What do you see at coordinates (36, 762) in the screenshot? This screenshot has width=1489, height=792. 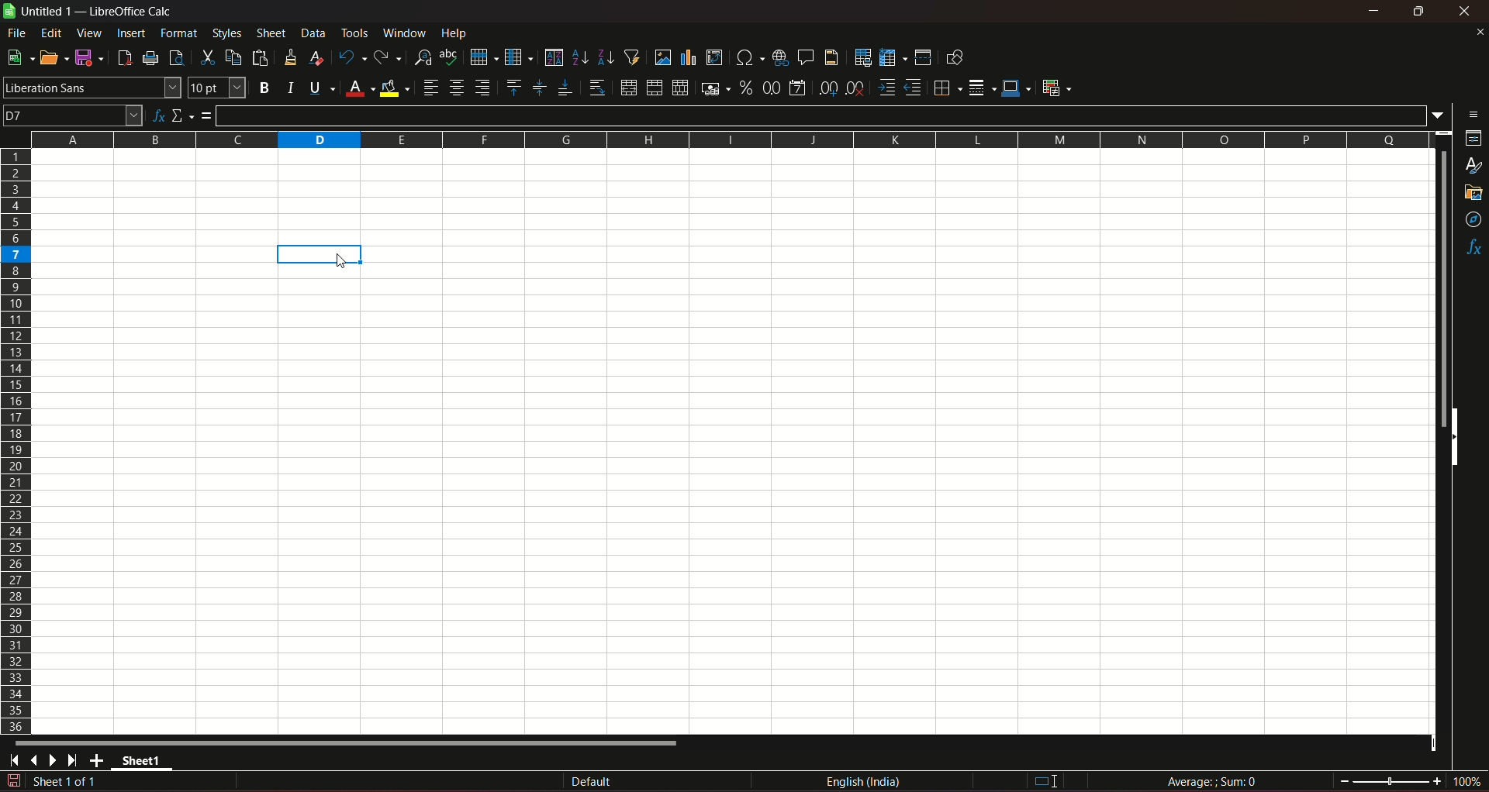 I see `scroll to previous` at bounding box center [36, 762].